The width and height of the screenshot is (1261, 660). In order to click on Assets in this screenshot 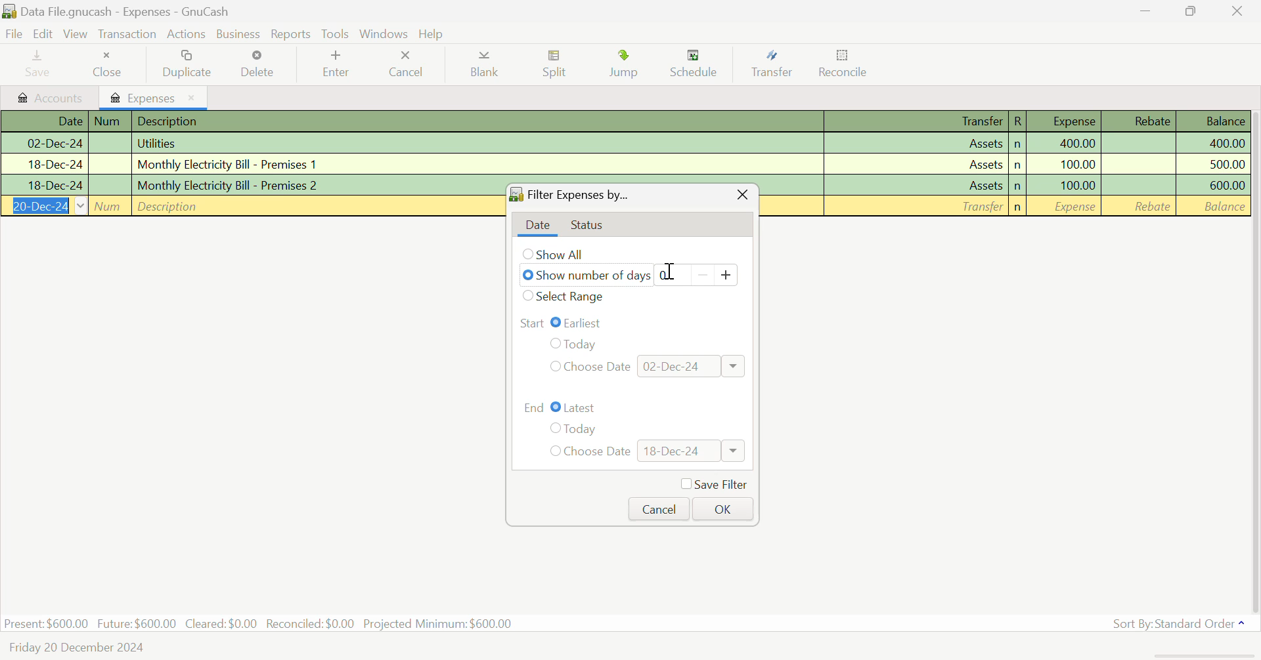, I will do `click(916, 163)`.